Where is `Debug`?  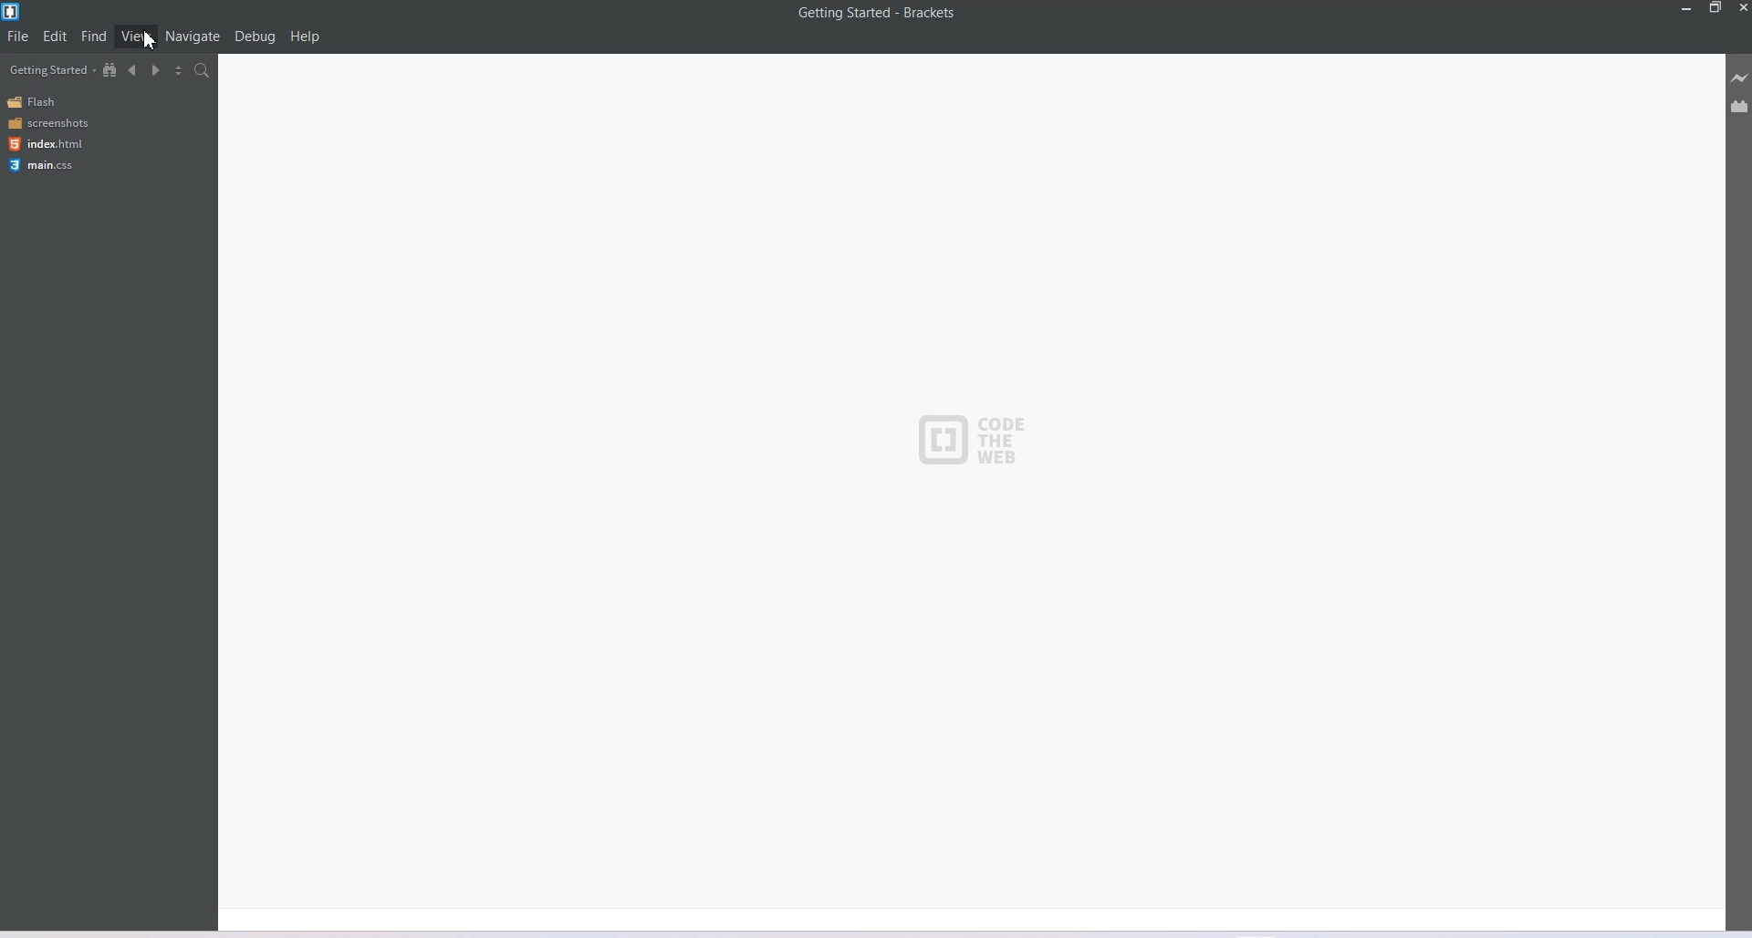 Debug is located at coordinates (255, 36).